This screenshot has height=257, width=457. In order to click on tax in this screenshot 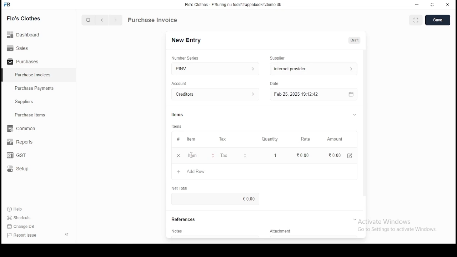, I will do `click(222, 139)`.